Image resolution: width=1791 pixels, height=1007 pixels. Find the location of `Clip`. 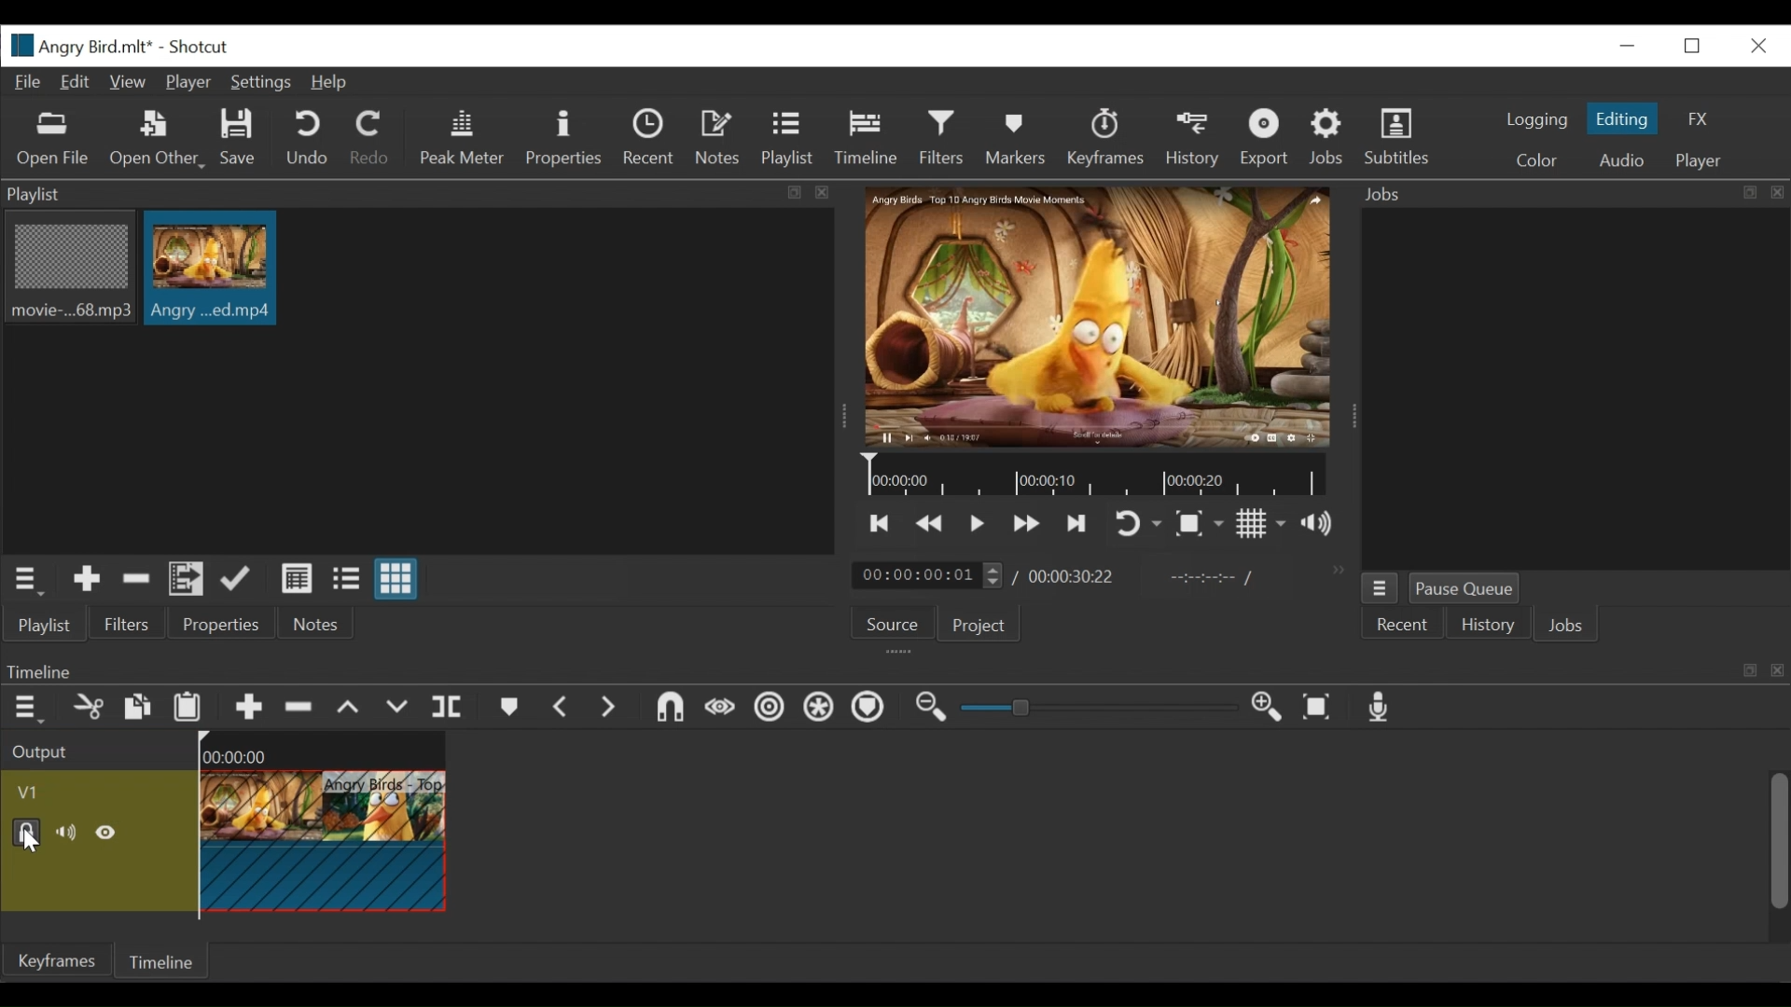

Clip is located at coordinates (324, 840).